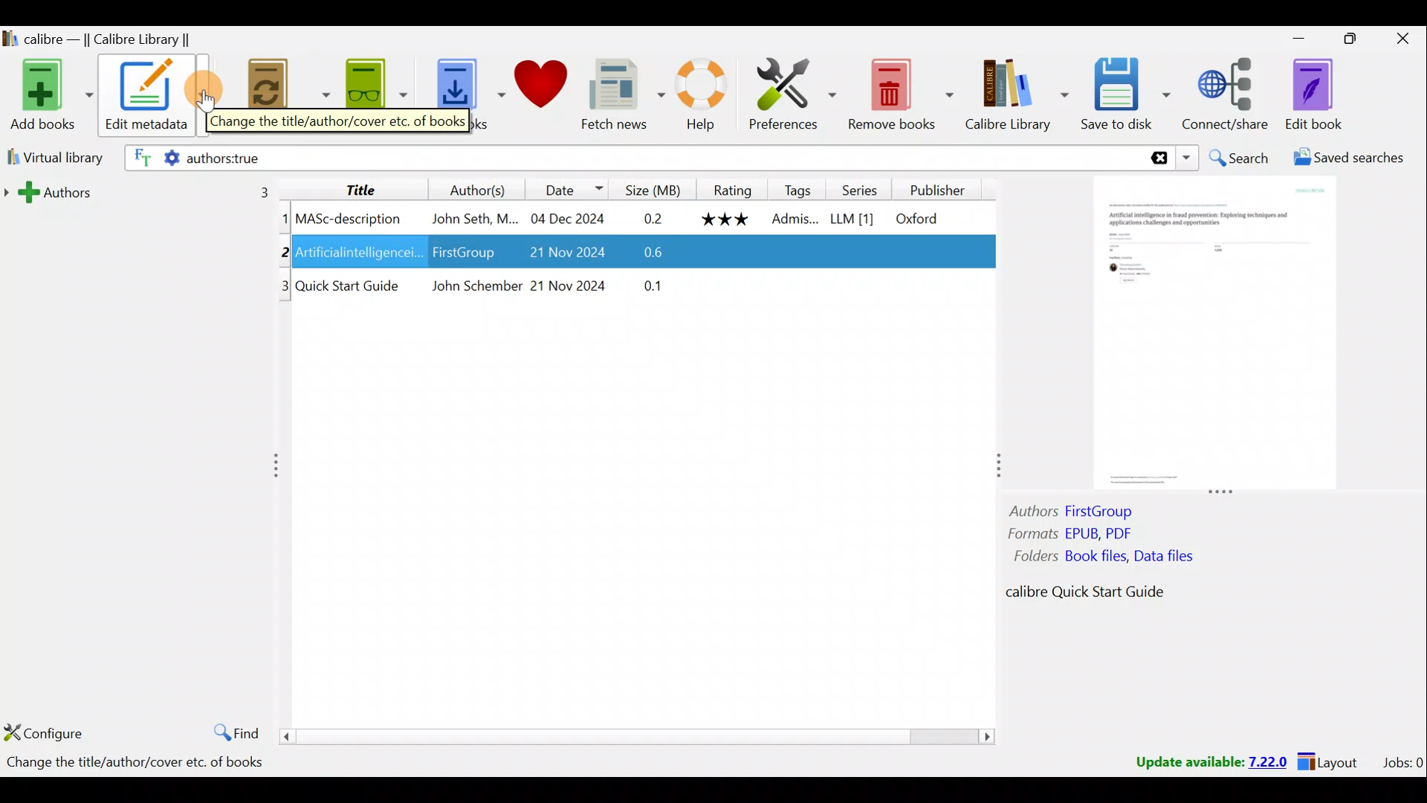 Image resolution: width=1427 pixels, height=803 pixels. Describe the element at coordinates (355, 187) in the screenshot. I see `Title` at that location.